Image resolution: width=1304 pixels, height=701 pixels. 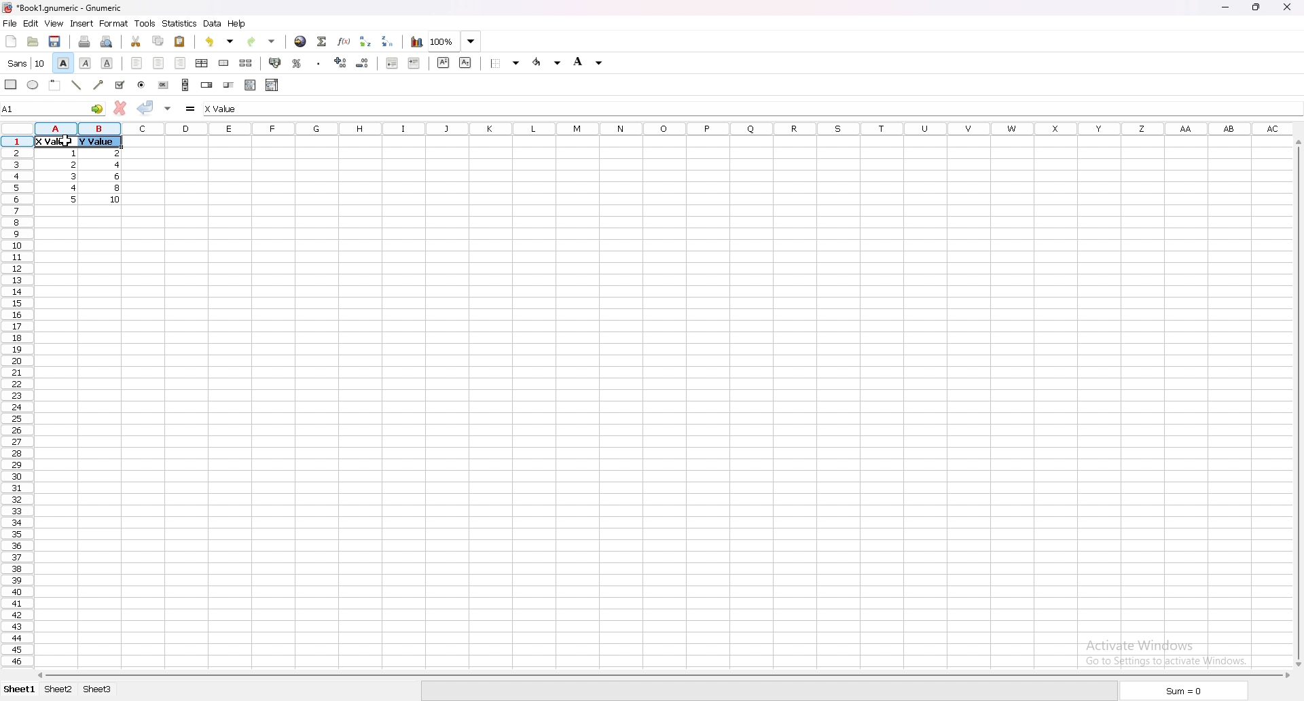 I want to click on arrowed line, so click(x=99, y=84).